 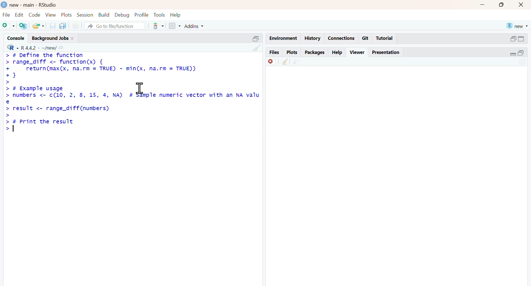 What do you see at coordinates (274, 53) in the screenshot?
I see `files` at bounding box center [274, 53].